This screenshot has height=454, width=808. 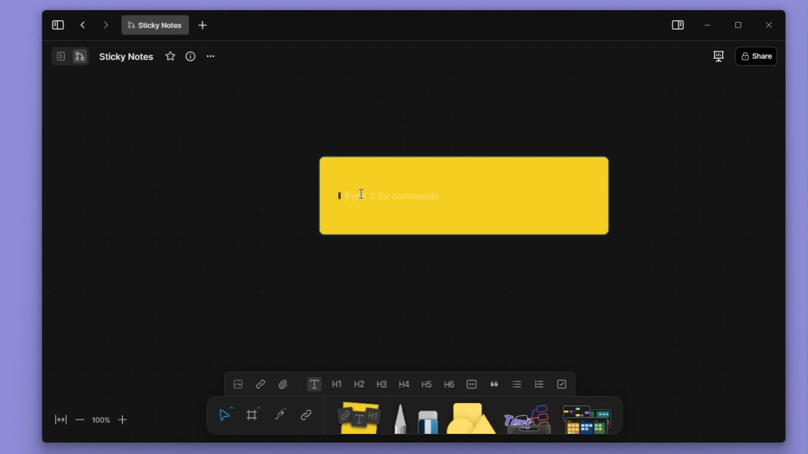 What do you see at coordinates (356, 416) in the screenshot?
I see `Sticky notes` at bounding box center [356, 416].